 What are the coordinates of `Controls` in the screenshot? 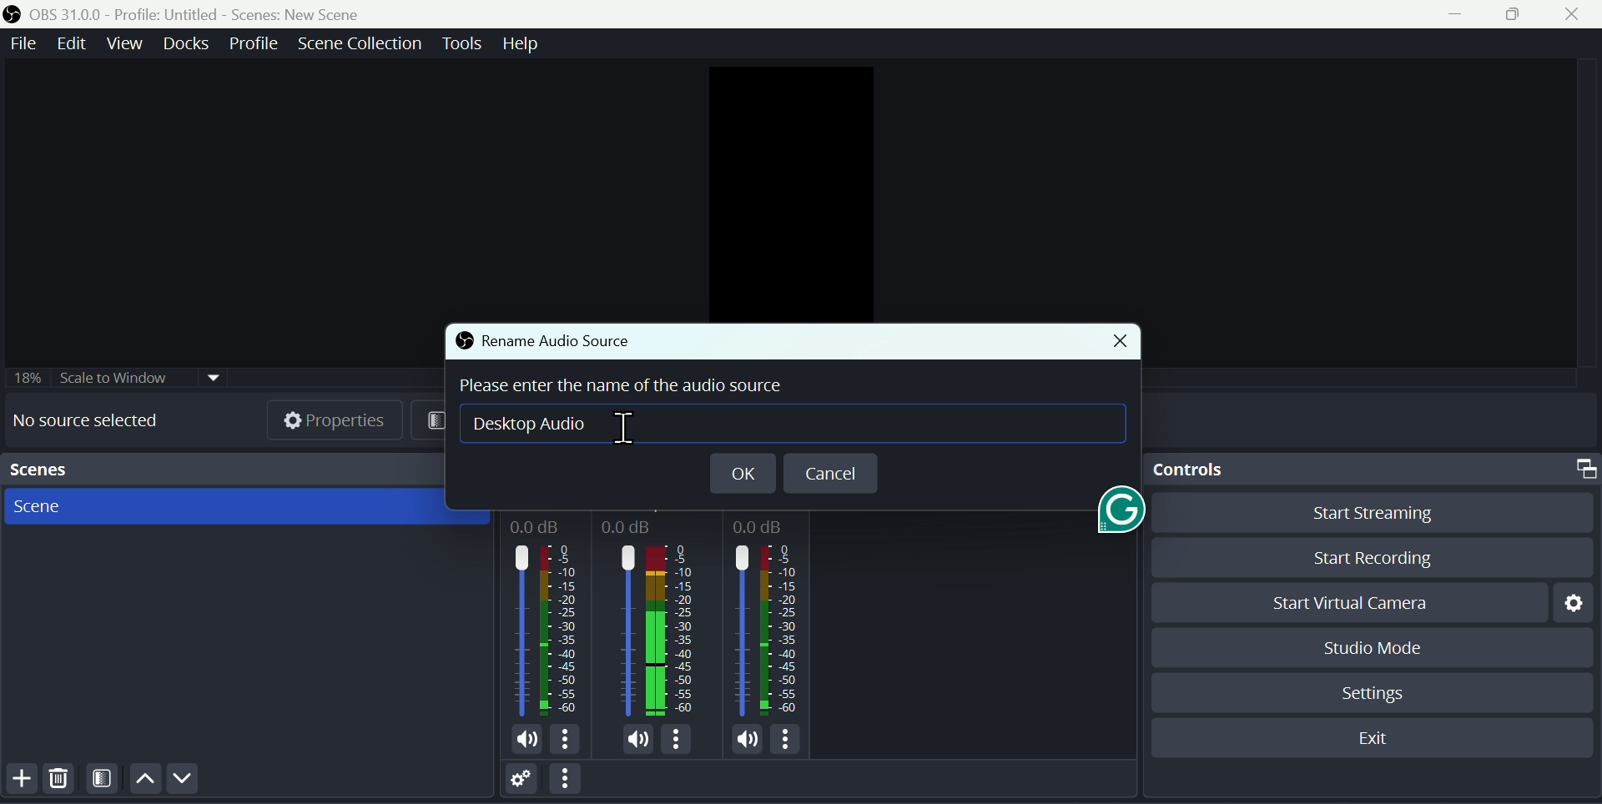 It's located at (1373, 470).